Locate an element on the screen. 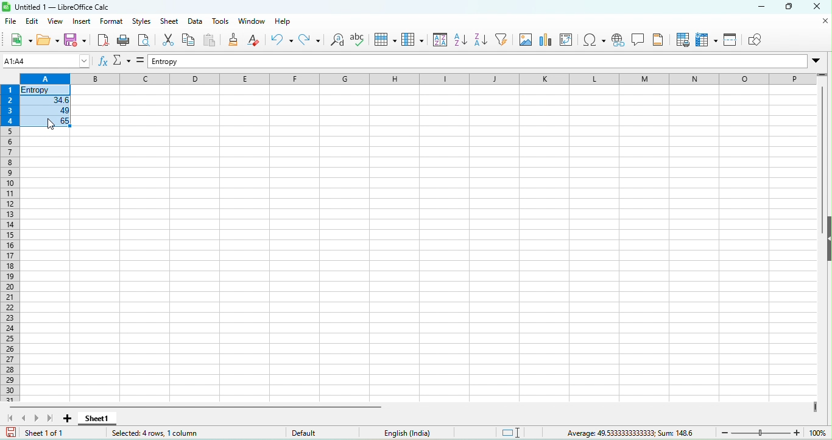 This screenshot has width=832, height=440. styles is located at coordinates (143, 22).